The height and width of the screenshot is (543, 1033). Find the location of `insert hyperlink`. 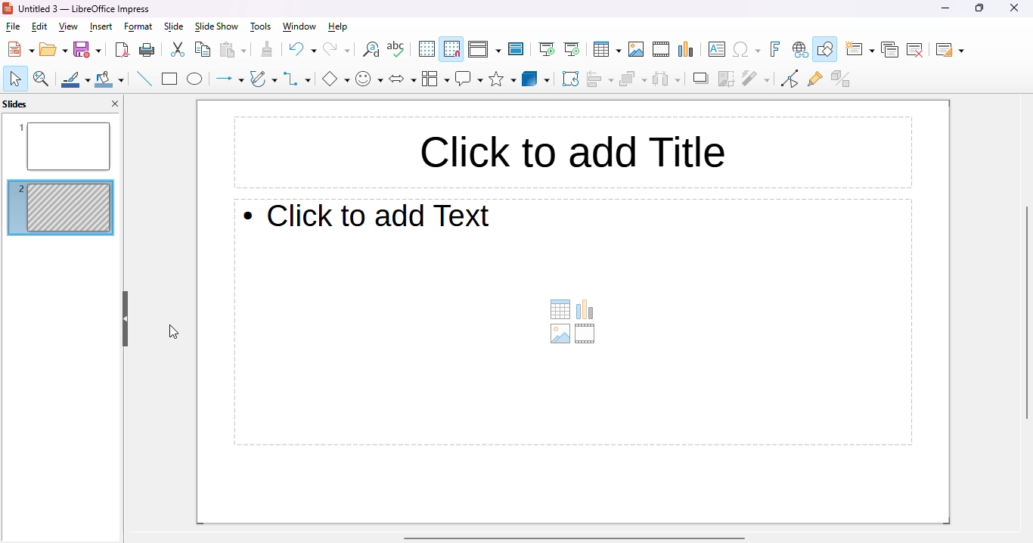

insert hyperlink is located at coordinates (800, 50).